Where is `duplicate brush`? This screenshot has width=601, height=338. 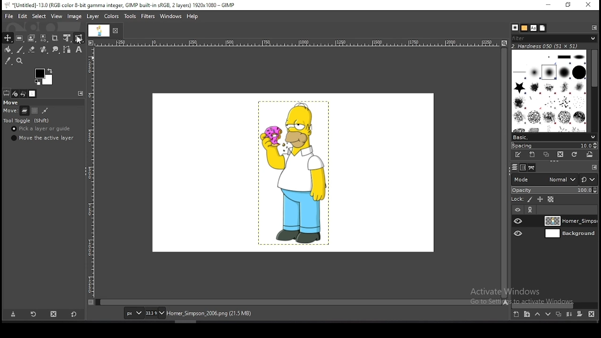 duplicate brush is located at coordinates (548, 155).